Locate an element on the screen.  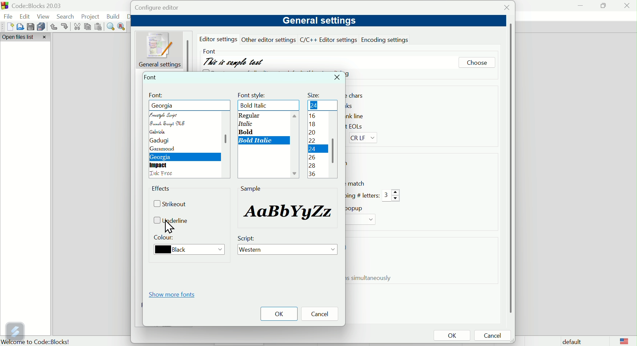
Encoding settings is located at coordinates (386, 39).